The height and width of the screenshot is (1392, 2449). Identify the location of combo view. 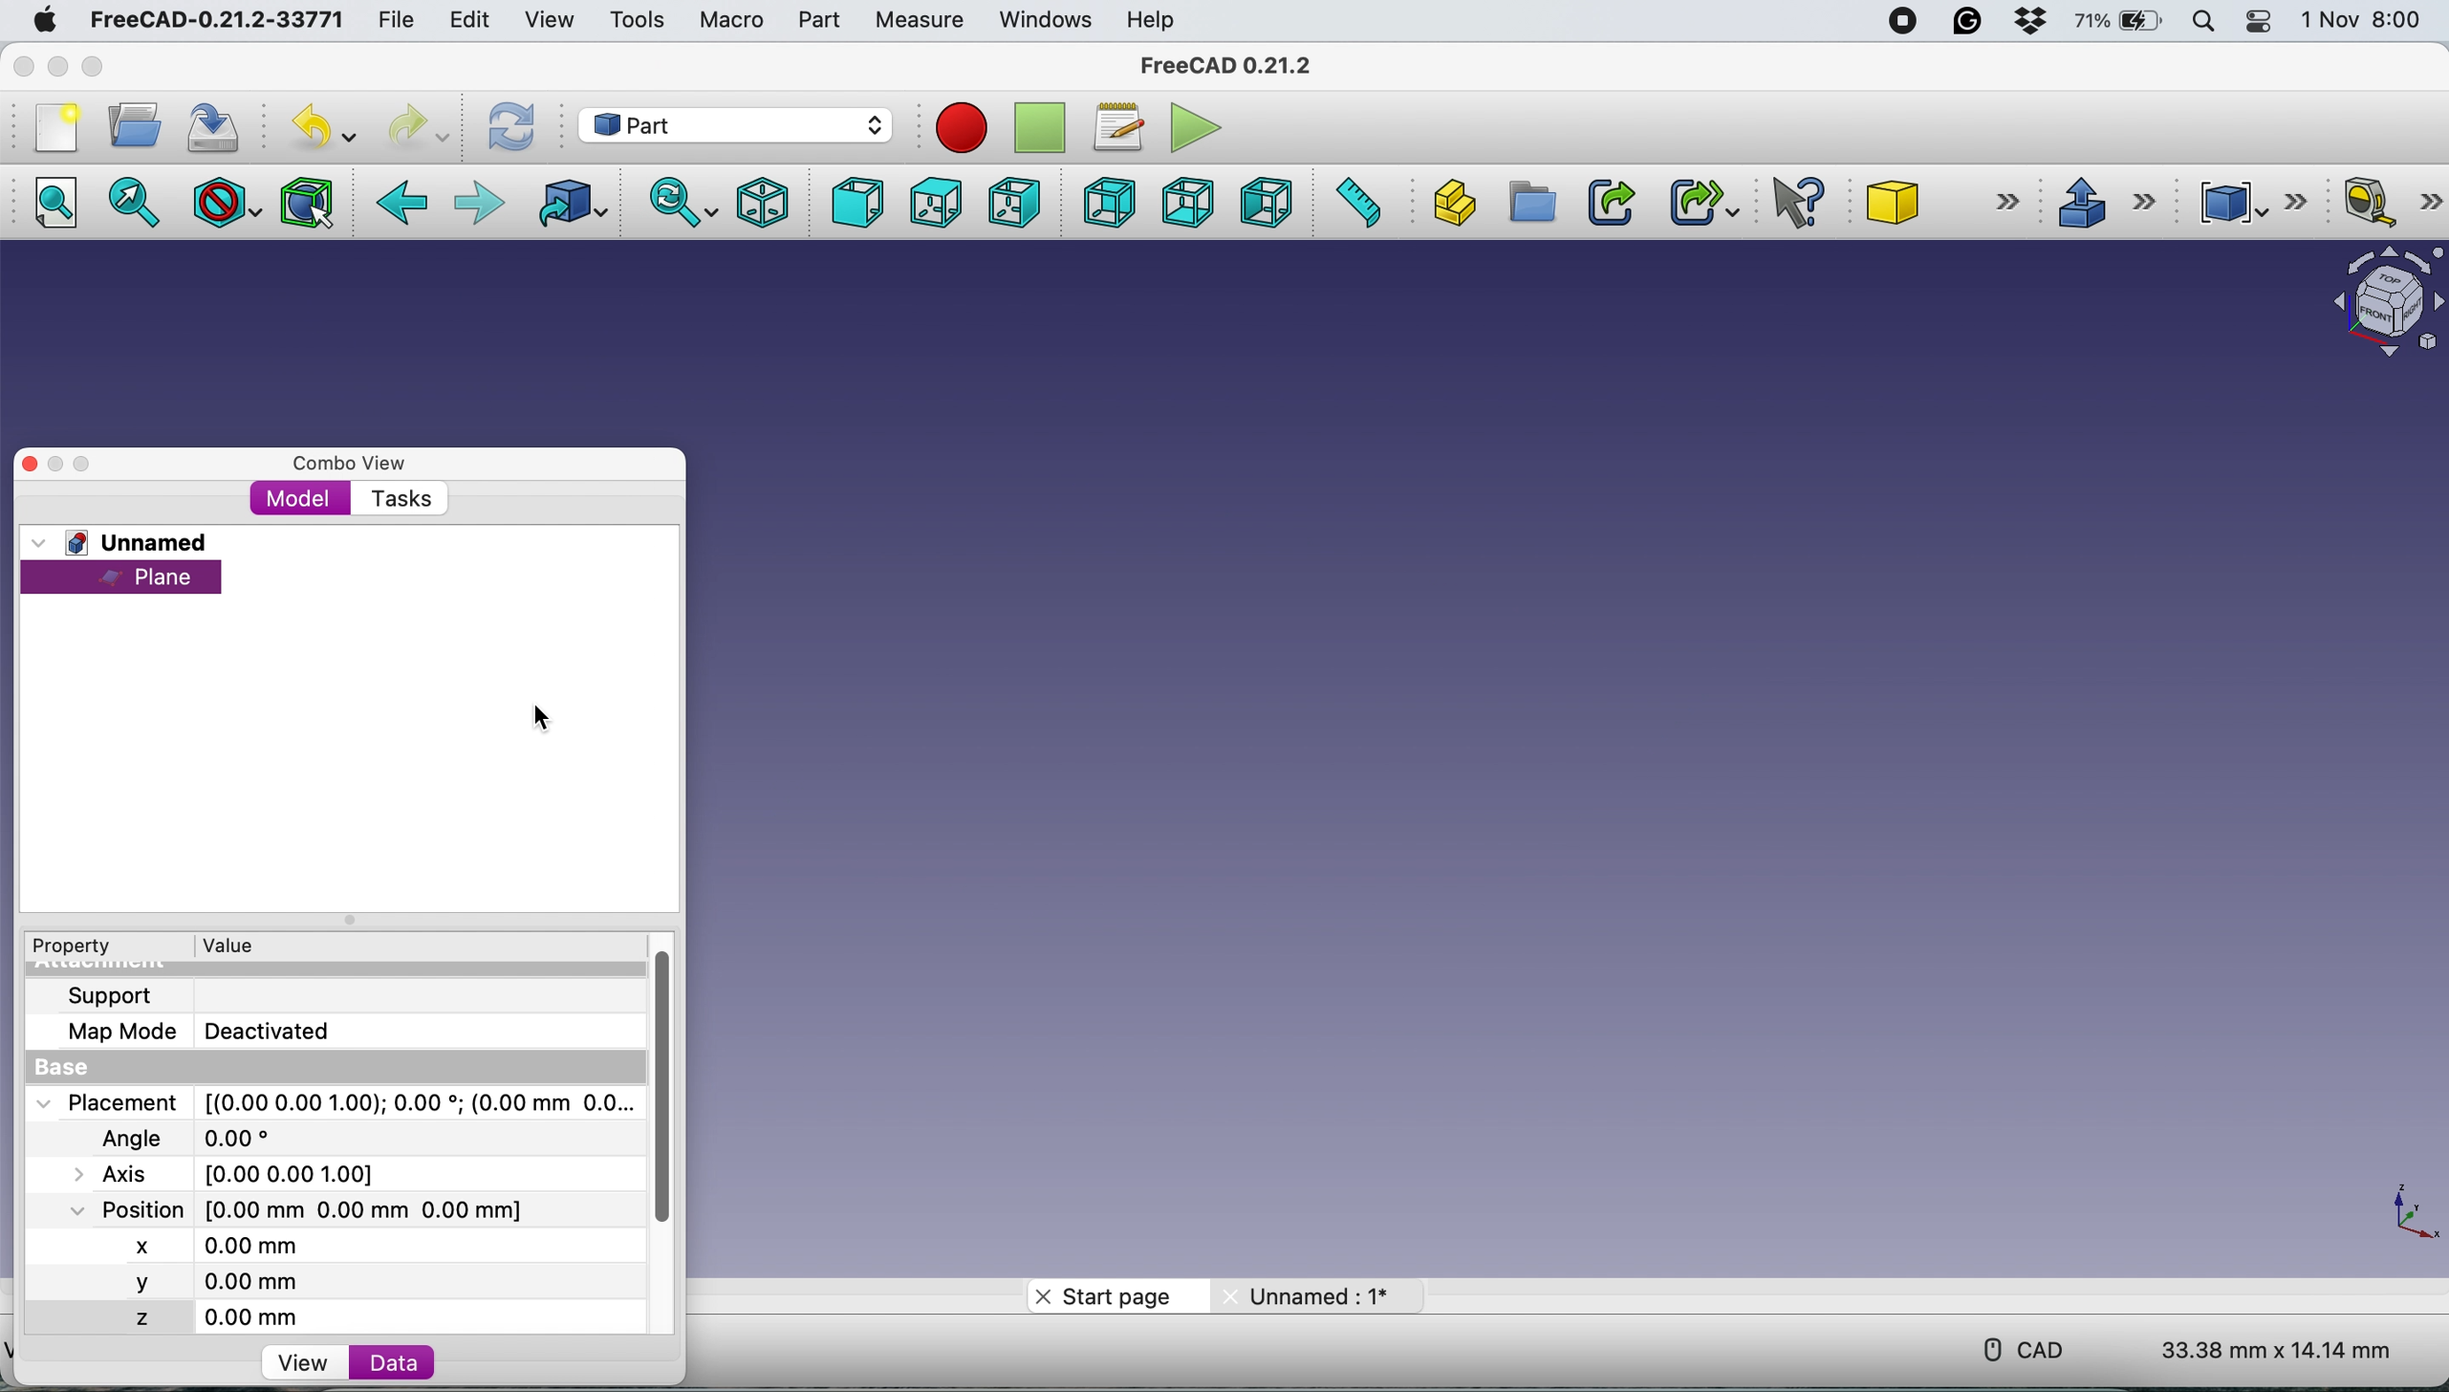
(358, 465).